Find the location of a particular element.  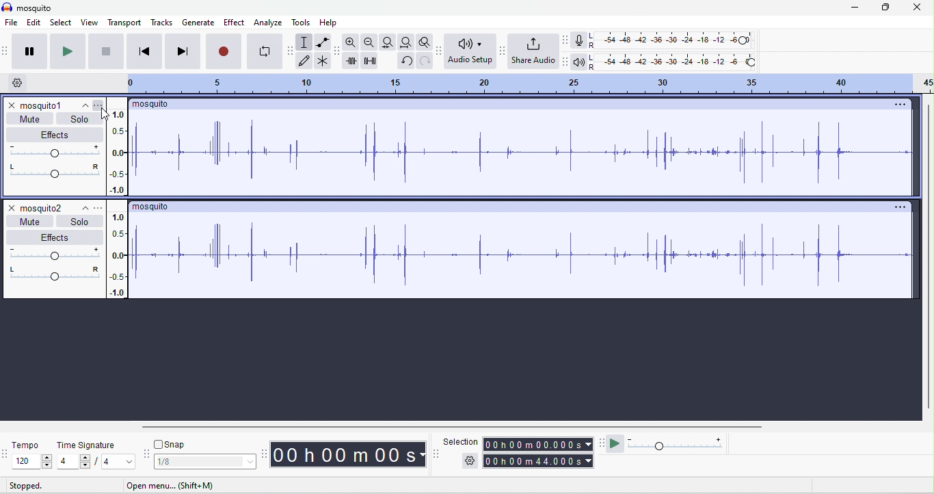

total time is located at coordinates (539, 462).